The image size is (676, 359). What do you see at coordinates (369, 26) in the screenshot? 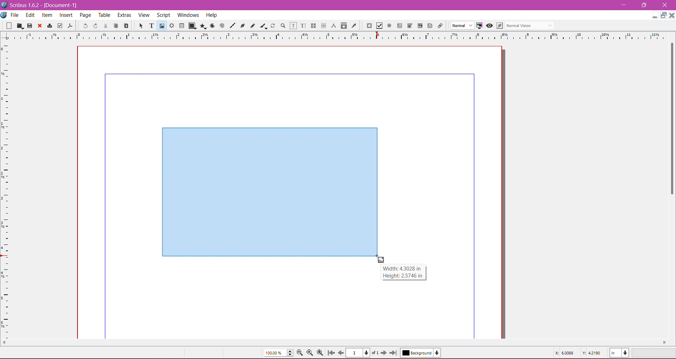
I see `PDF Push Button` at bounding box center [369, 26].